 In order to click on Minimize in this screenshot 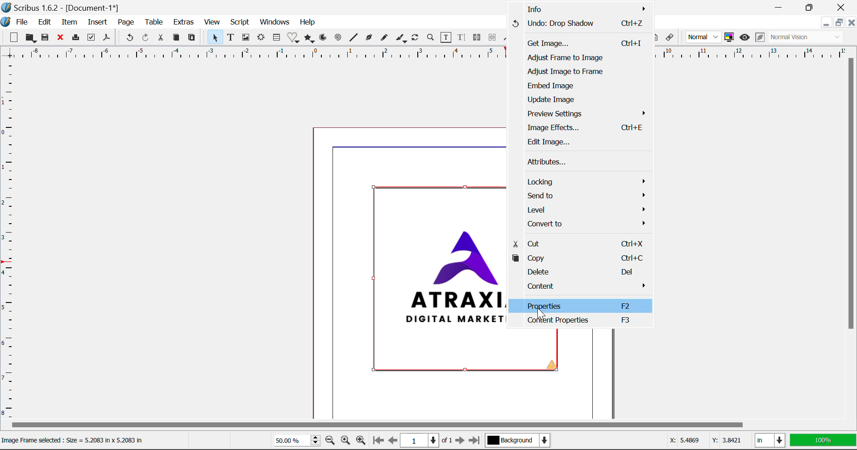, I will do `click(811, 6)`.